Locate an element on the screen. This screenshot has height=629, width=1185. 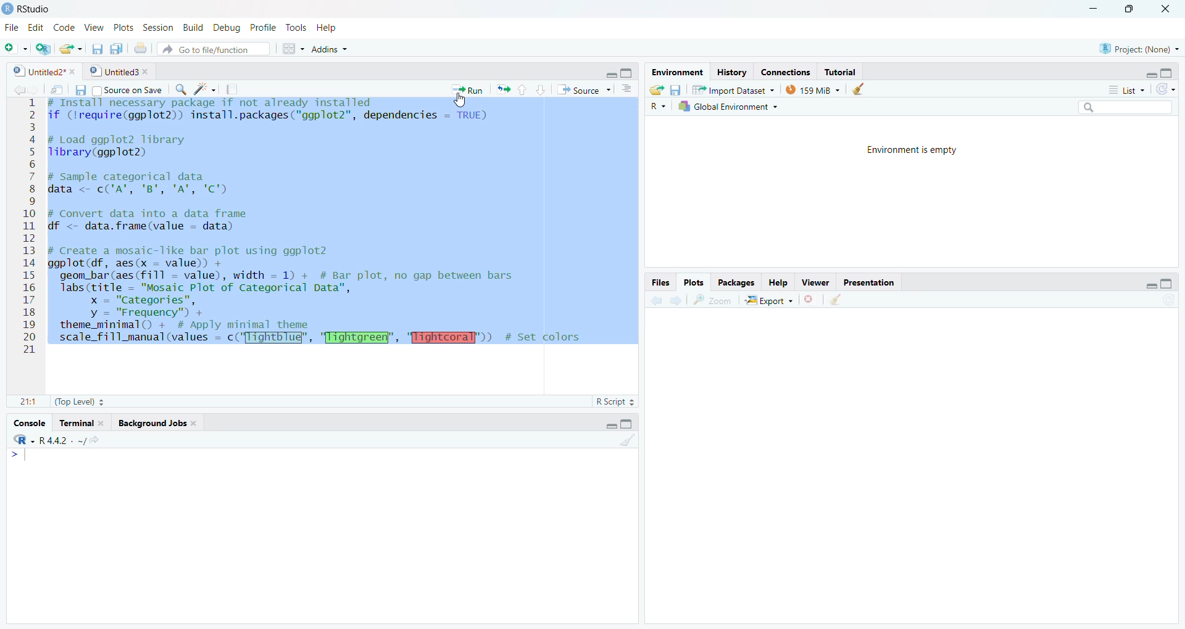
Minimize is located at coordinates (1095, 9).